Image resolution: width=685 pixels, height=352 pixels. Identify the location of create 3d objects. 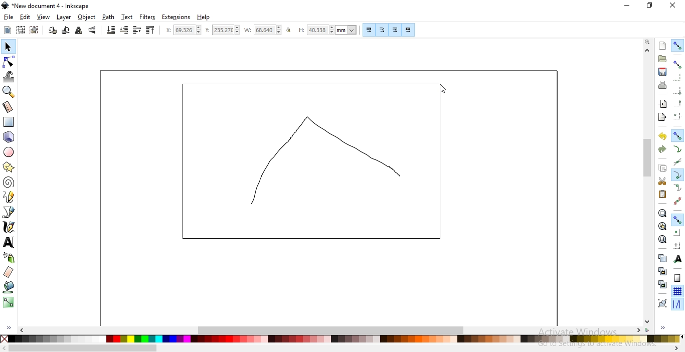
(9, 137).